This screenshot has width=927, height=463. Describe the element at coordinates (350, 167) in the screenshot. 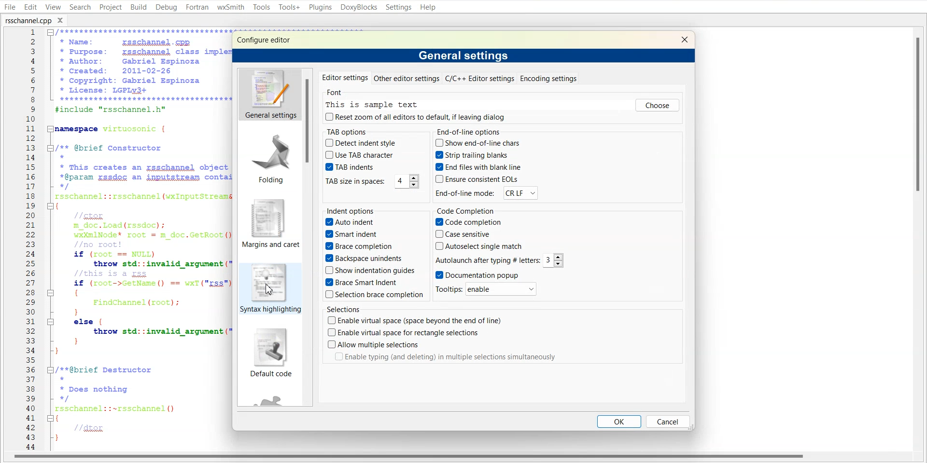

I see `TAB indents` at that location.